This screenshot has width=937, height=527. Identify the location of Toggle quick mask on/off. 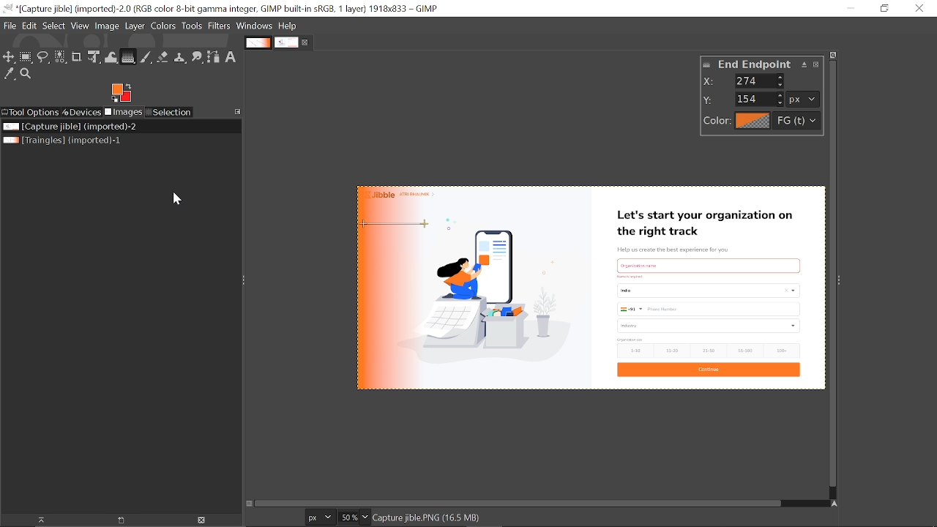
(250, 504).